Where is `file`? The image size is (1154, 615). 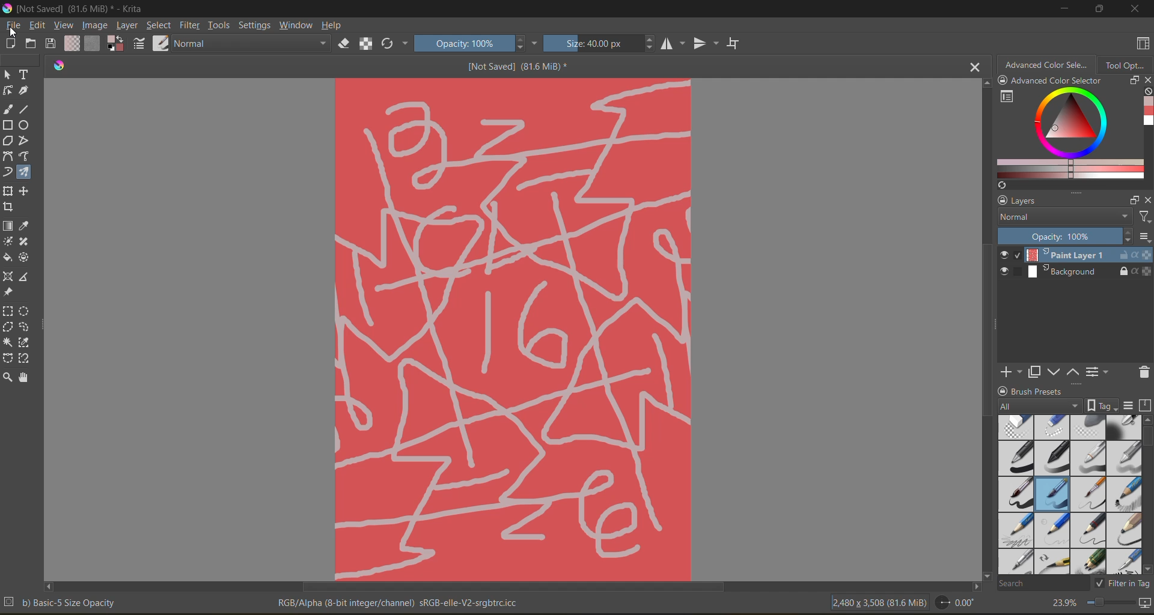
file is located at coordinates (14, 24).